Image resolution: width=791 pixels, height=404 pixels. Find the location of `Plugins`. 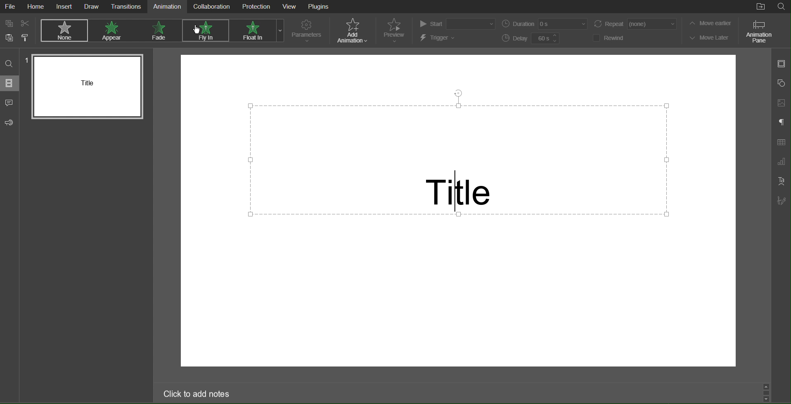

Plugins is located at coordinates (319, 7).